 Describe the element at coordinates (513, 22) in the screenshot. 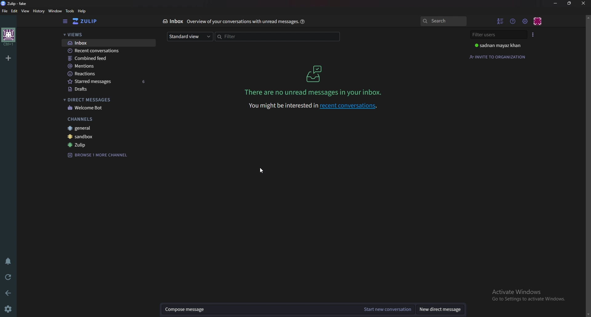

I see `help menu` at that location.